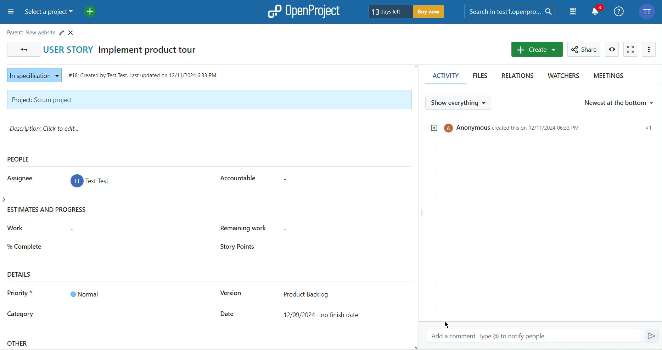 The height and width of the screenshot is (350, 662). I want to click on Fullscreen, so click(630, 49).